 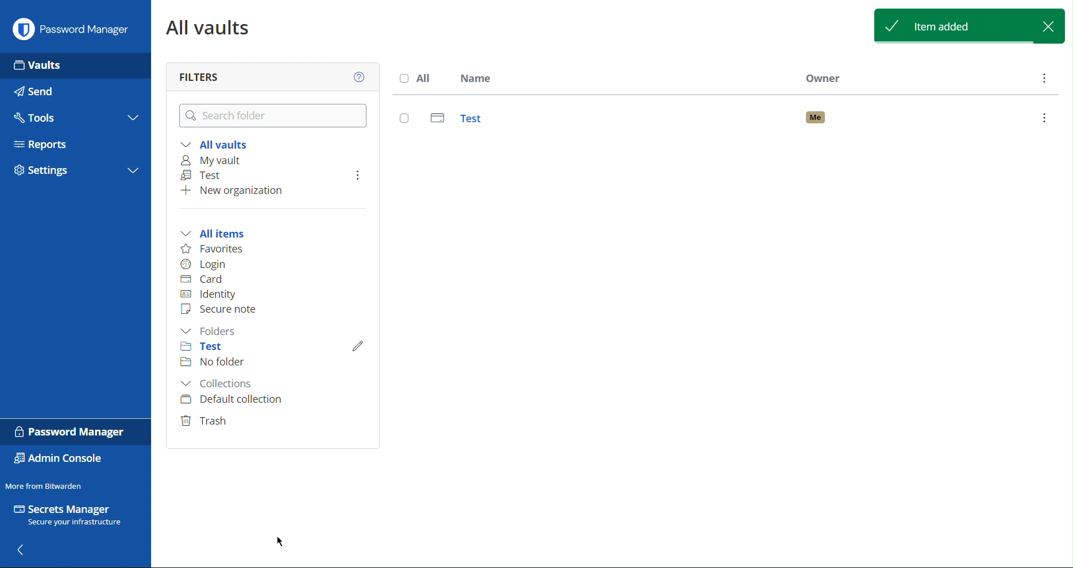 I want to click on Admin Console, so click(x=58, y=460).